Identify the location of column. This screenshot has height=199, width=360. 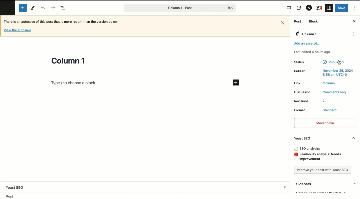
(330, 83).